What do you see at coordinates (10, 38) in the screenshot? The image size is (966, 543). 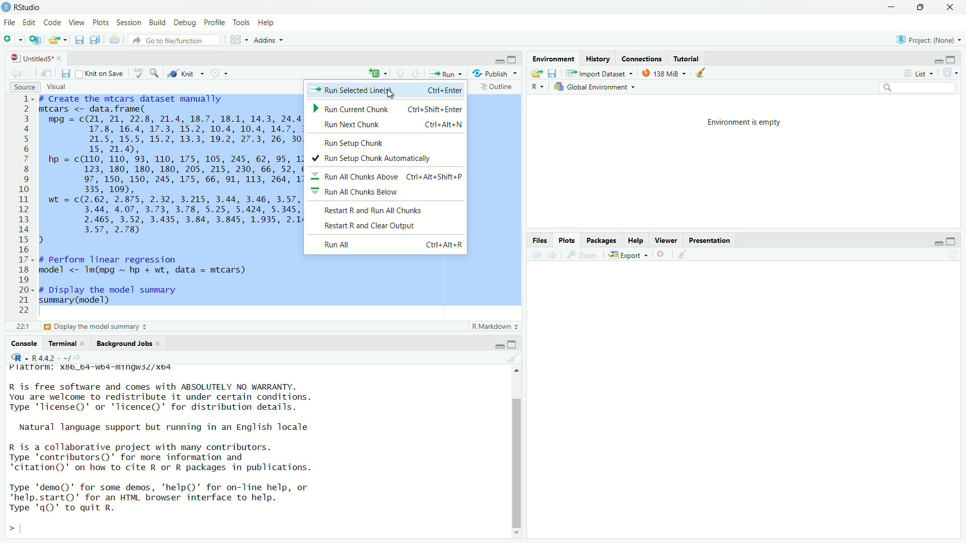 I see `new file` at bounding box center [10, 38].